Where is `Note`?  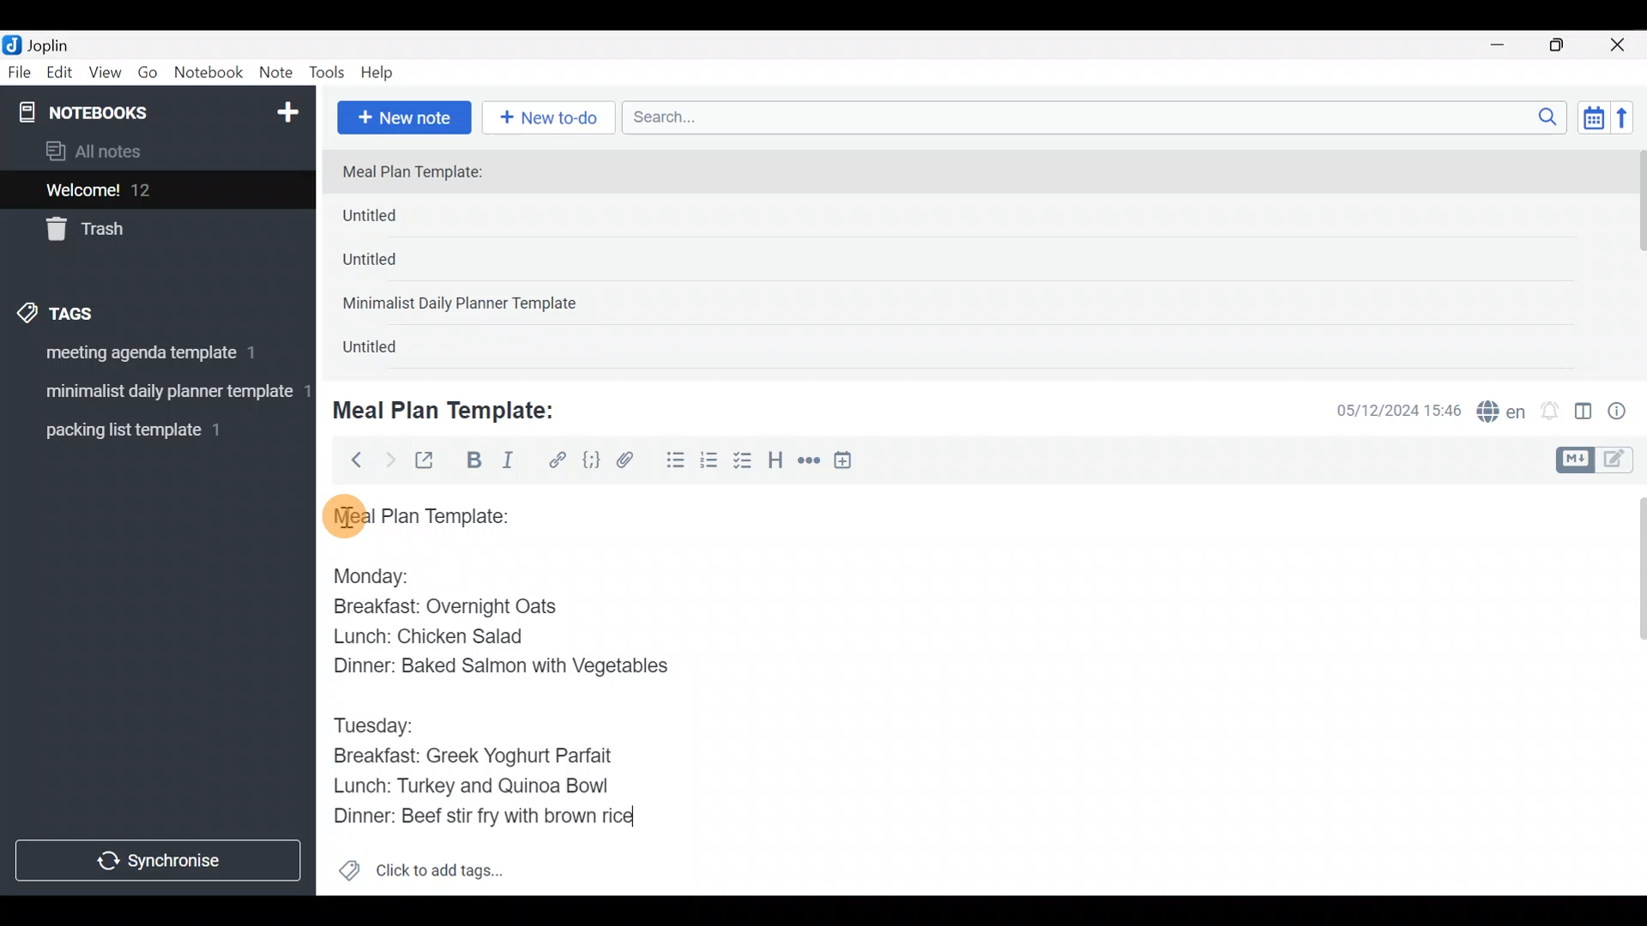
Note is located at coordinates (280, 74).